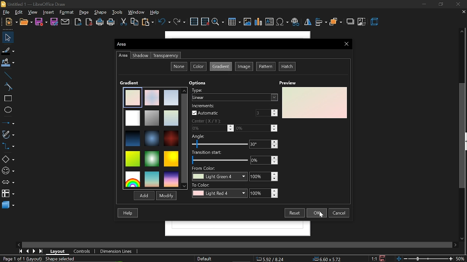  I want to click on Area, so click(129, 44).